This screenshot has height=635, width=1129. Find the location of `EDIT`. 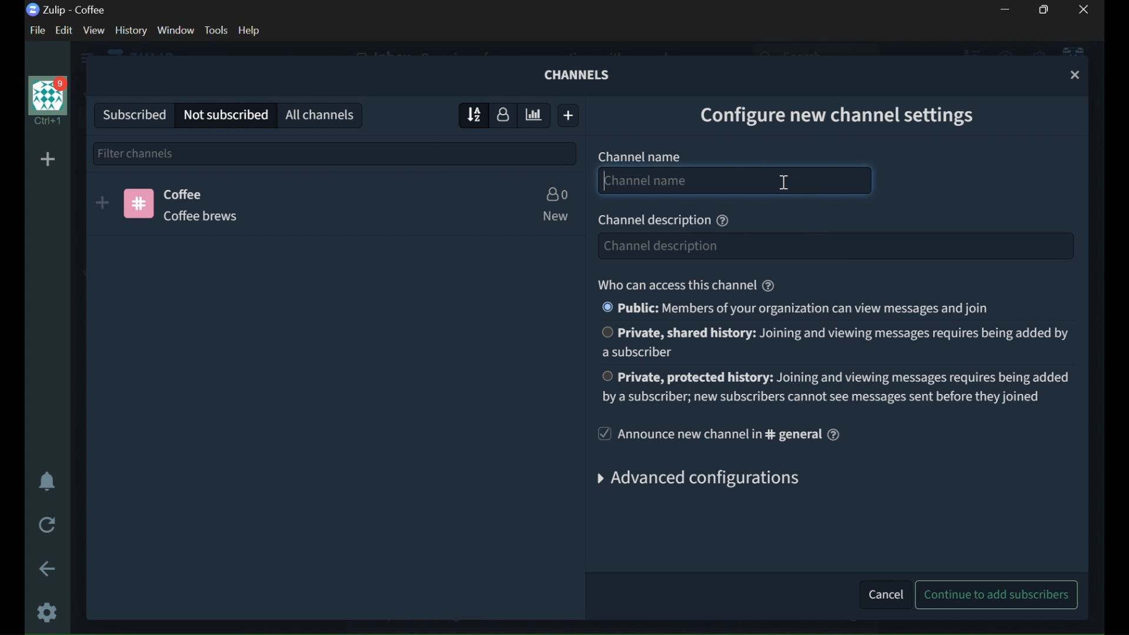

EDIT is located at coordinates (66, 31).